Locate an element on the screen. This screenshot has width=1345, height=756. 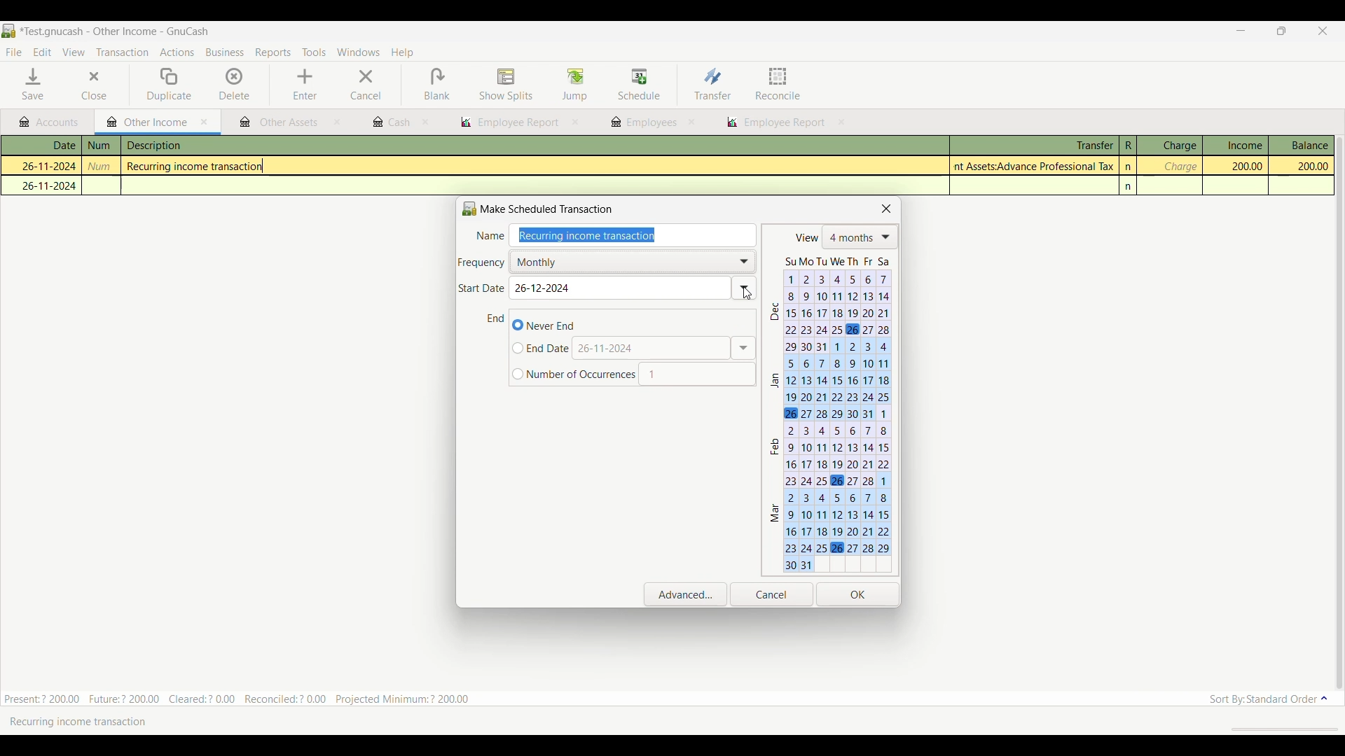
Minimize is located at coordinates (1236, 31).